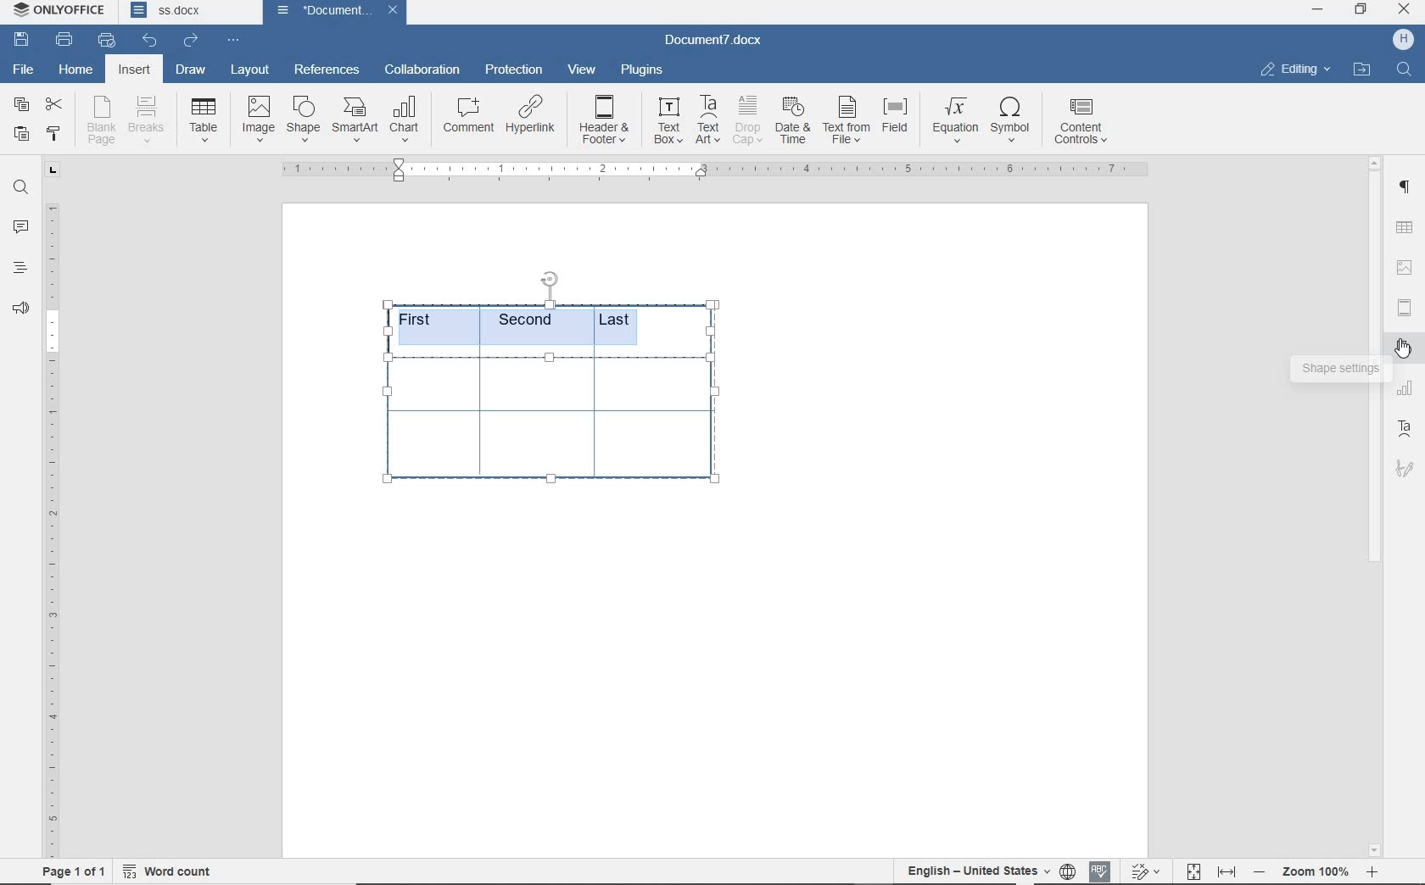 This screenshot has width=1425, height=885. Describe the element at coordinates (1405, 185) in the screenshot. I see `PARAGRAPH SETTINGS` at that location.